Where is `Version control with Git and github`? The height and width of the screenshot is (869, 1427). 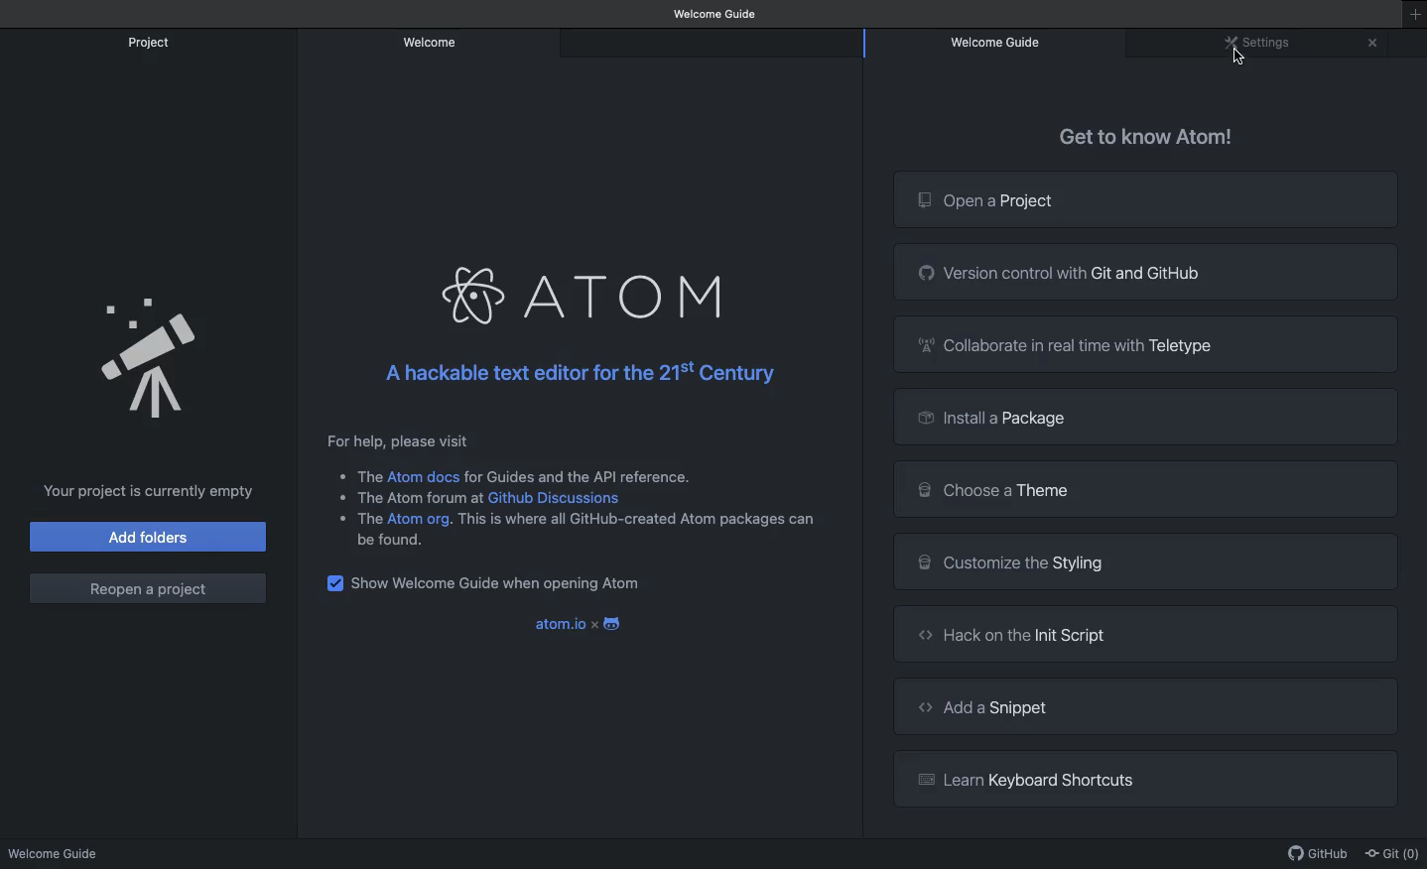
Version control with Git and github is located at coordinates (1149, 272).